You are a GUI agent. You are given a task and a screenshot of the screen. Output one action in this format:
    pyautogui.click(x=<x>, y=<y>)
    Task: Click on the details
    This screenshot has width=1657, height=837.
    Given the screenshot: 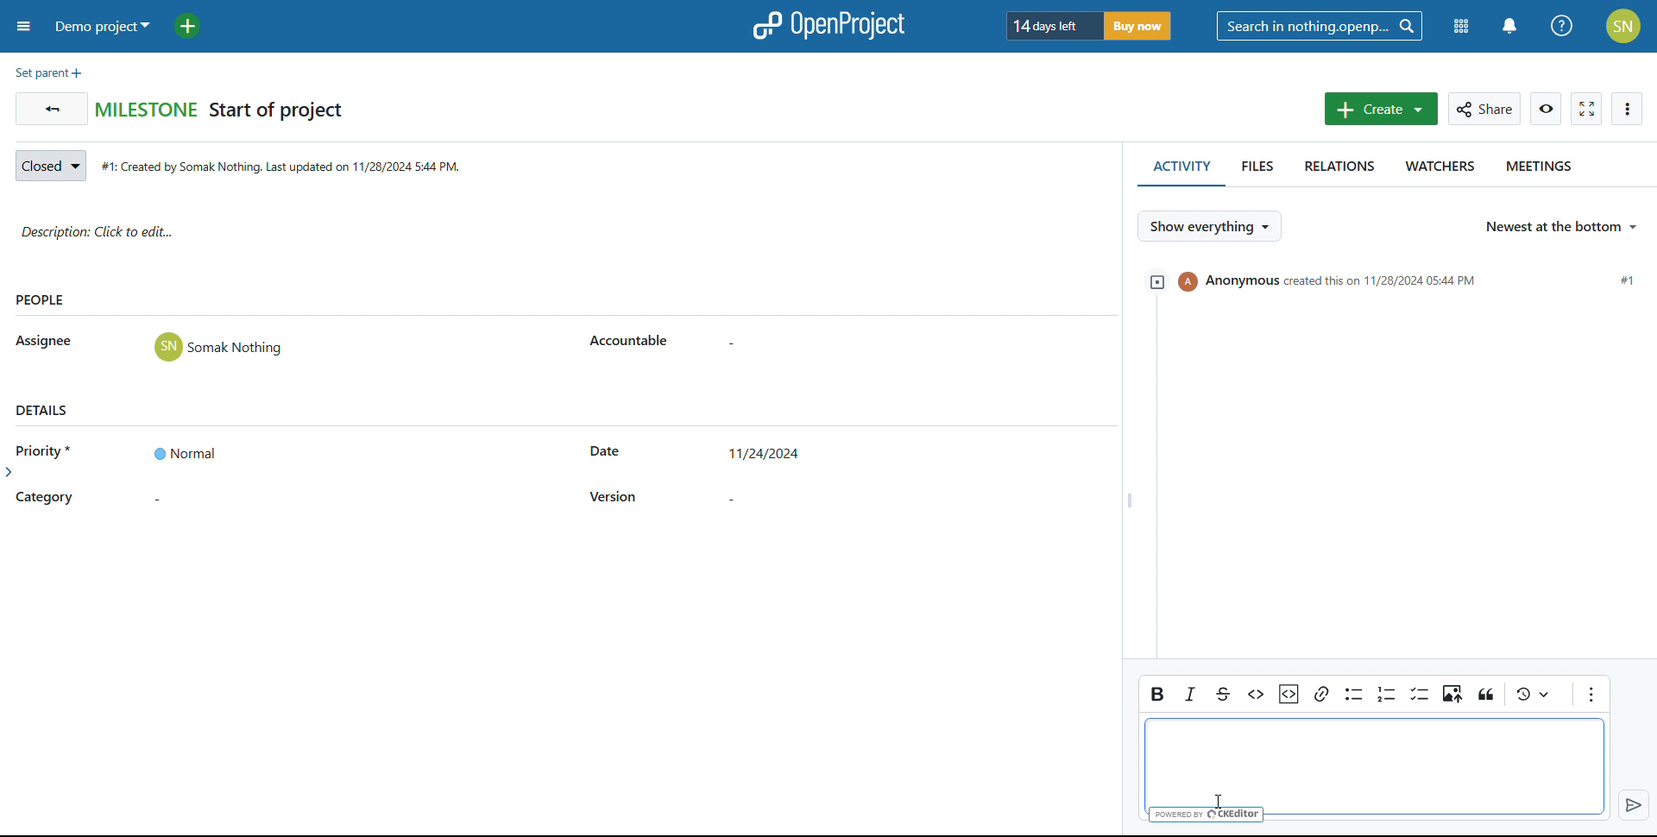 What is the action you would take?
    pyautogui.click(x=43, y=409)
    